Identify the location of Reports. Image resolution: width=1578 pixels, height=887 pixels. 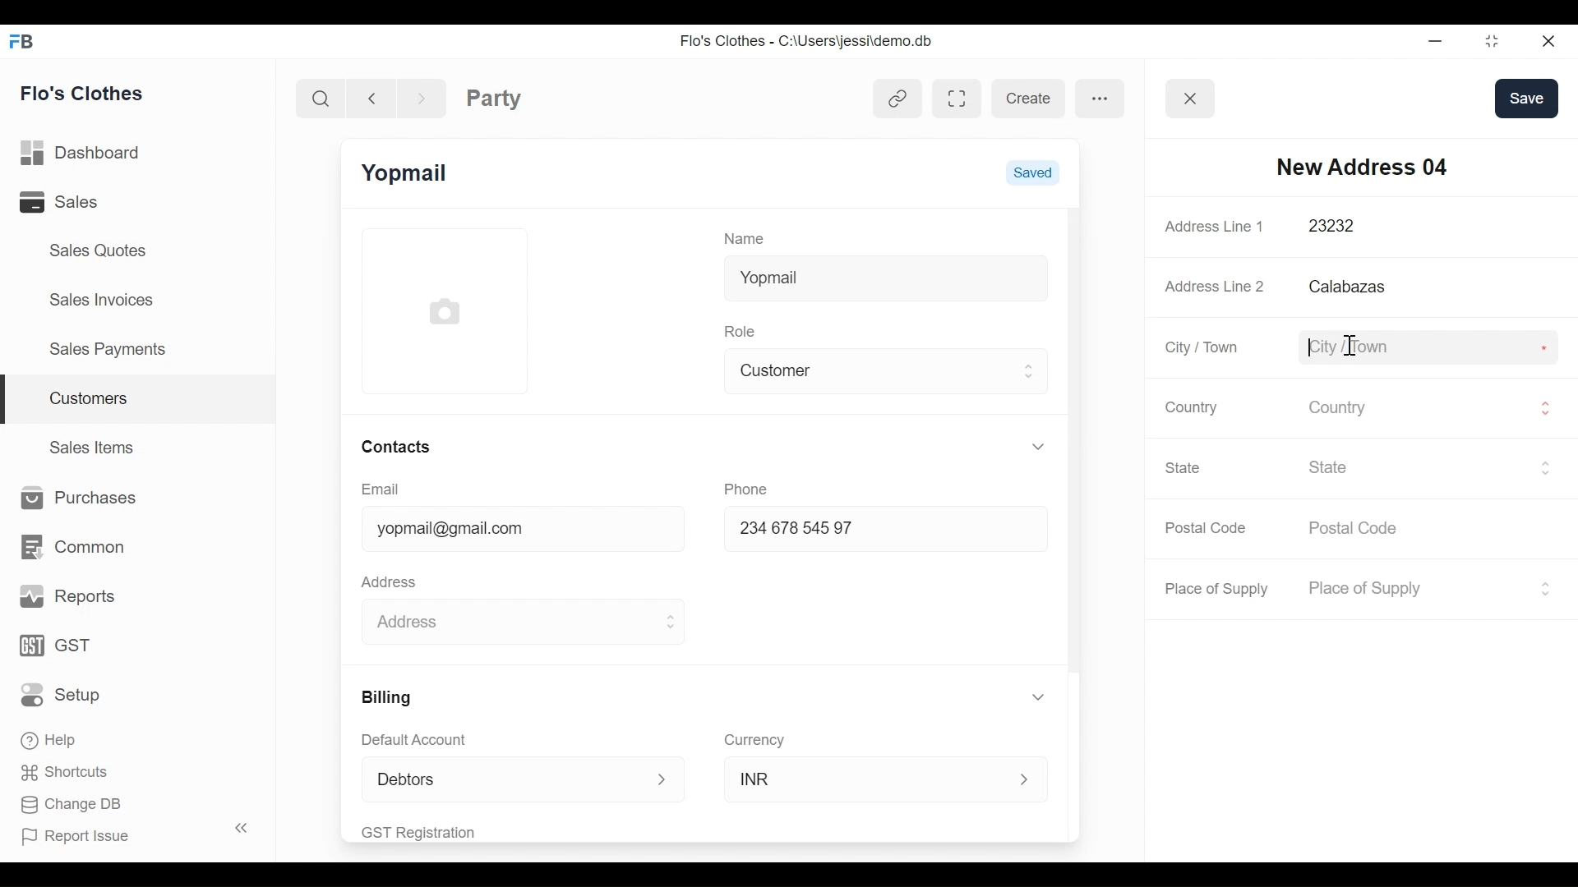
(69, 597).